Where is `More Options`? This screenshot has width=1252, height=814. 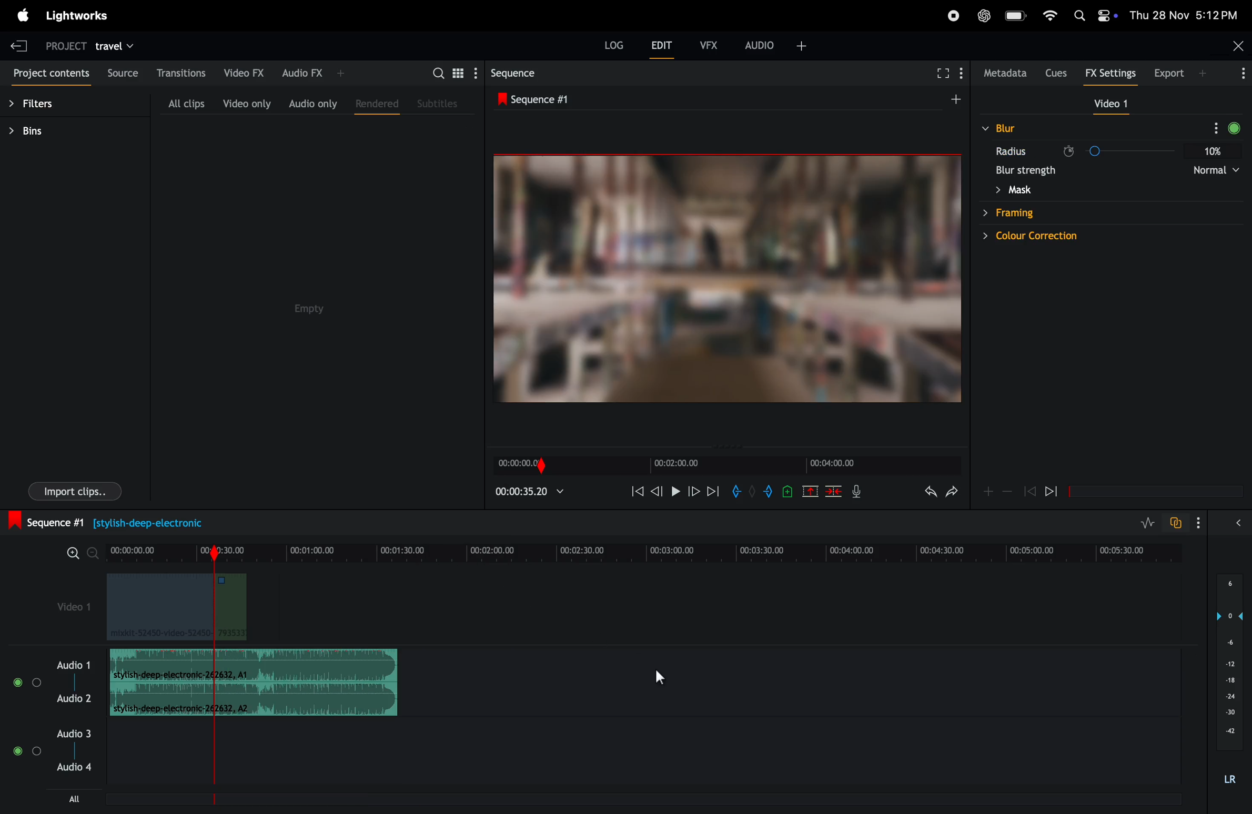
More Options is located at coordinates (1214, 128).